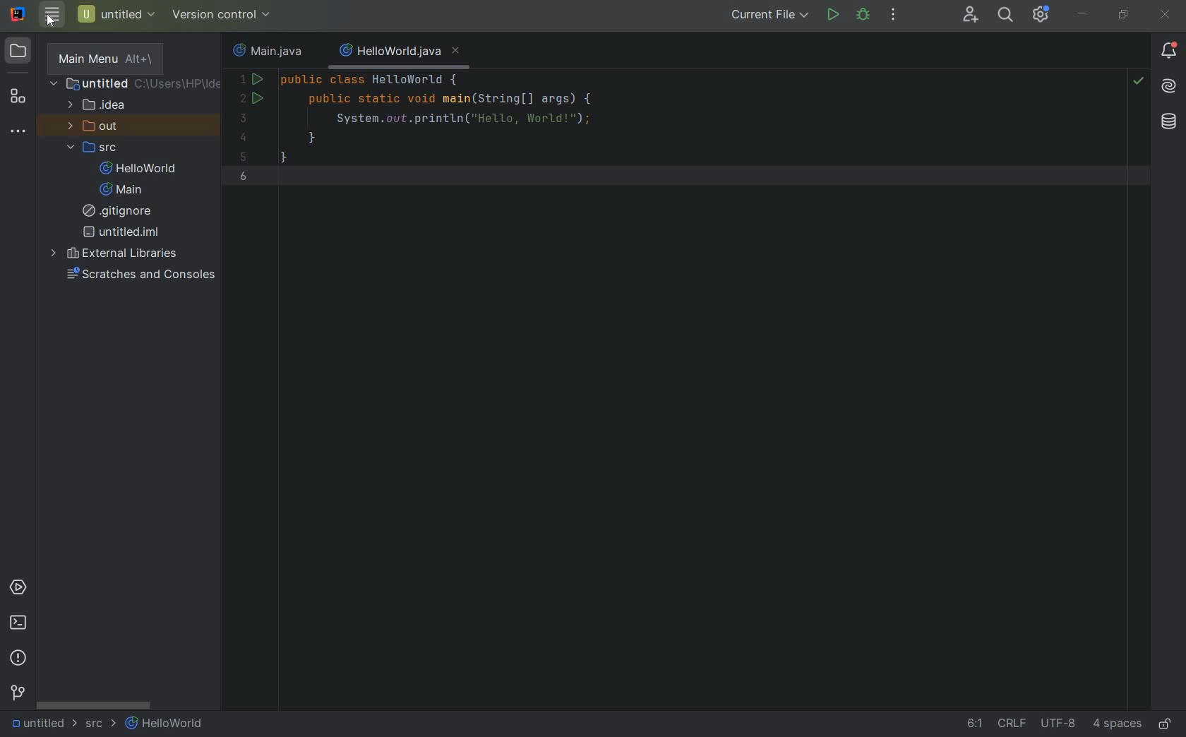 The image size is (1186, 737). Describe the element at coordinates (1007, 15) in the screenshot. I see `SEARCH` at that location.